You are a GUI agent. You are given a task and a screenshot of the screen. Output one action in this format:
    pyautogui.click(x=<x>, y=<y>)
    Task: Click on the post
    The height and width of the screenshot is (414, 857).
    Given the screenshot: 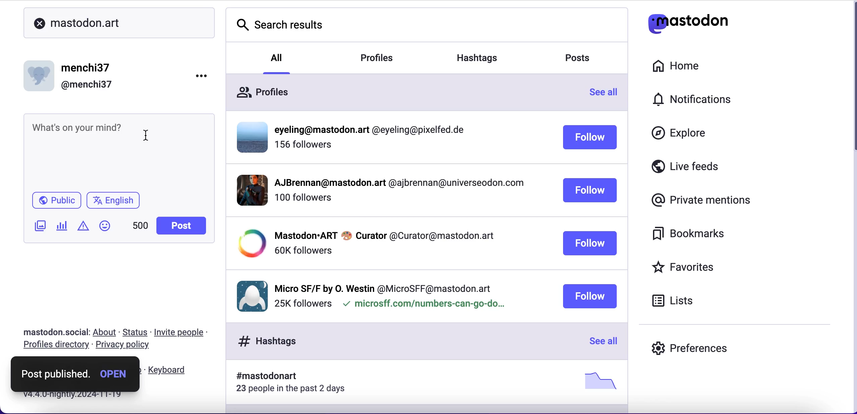 What is the action you would take?
    pyautogui.click(x=181, y=226)
    